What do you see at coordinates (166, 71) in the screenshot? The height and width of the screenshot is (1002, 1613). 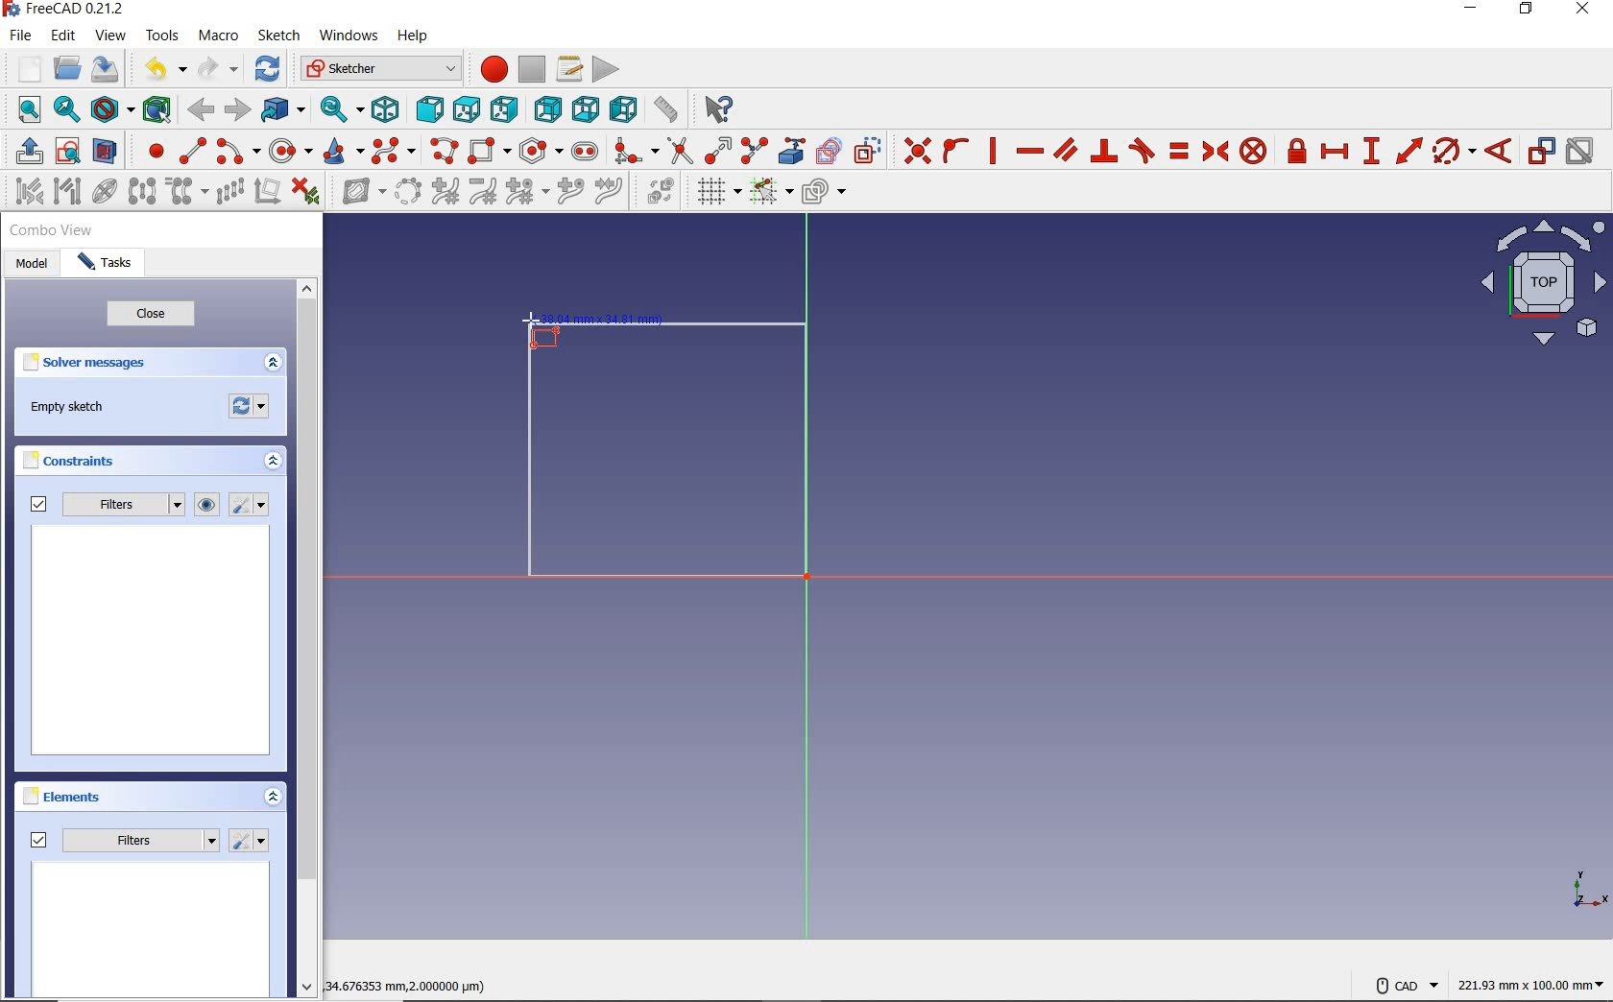 I see `undo` at bounding box center [166, 71].